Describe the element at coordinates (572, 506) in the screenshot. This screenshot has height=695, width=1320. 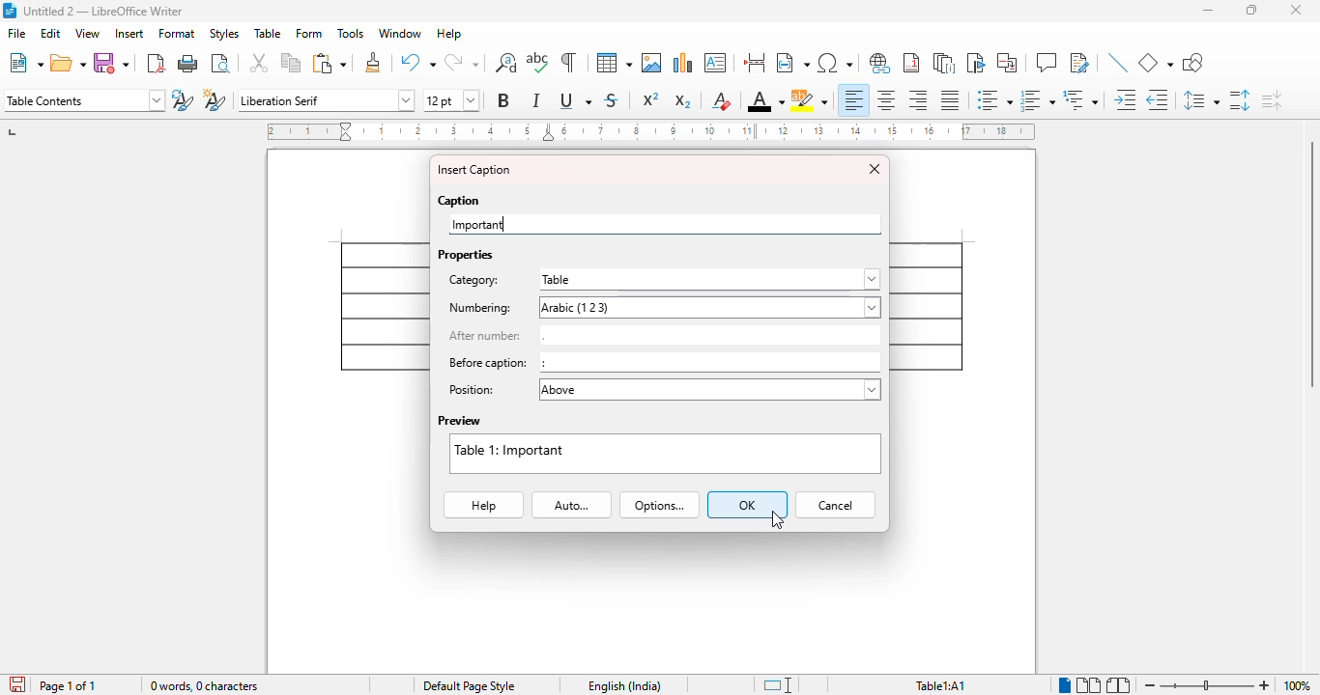
I see `auto` at that location.